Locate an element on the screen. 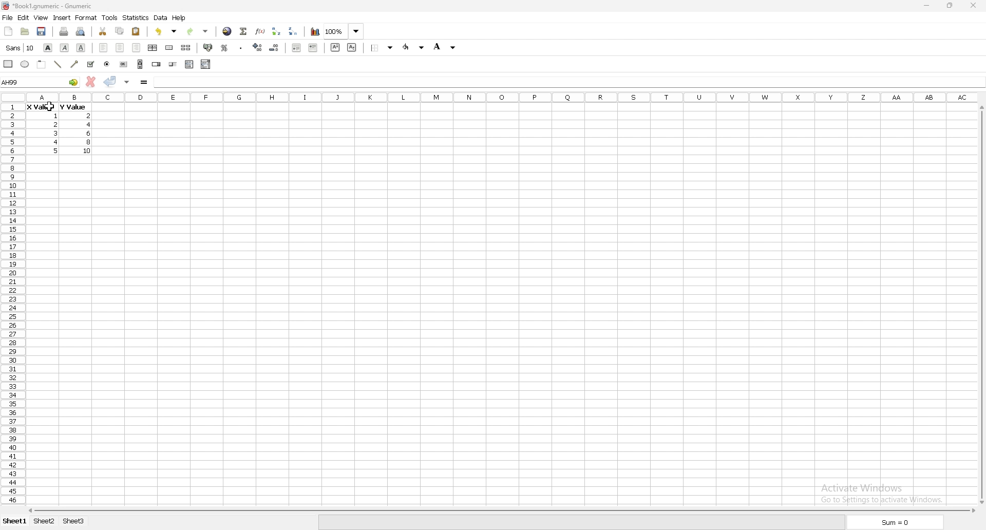 This screenshot has height=530, width=986. statistics is located at coordinates (136, 17).